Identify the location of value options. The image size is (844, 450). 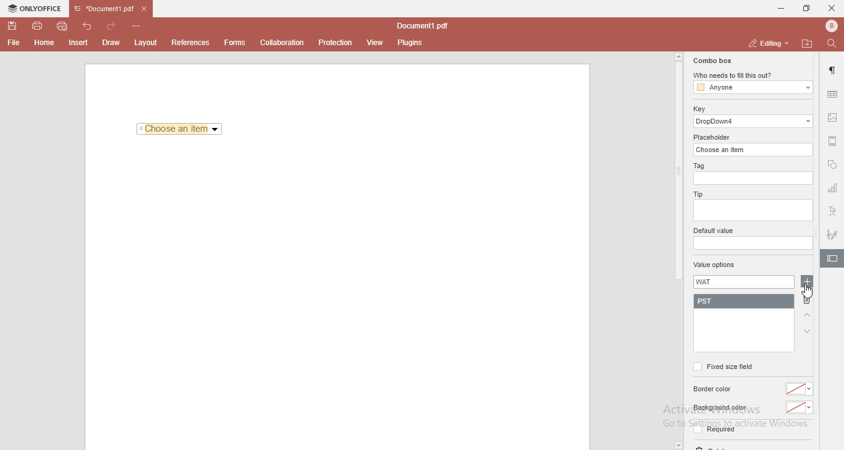
(714, 266).